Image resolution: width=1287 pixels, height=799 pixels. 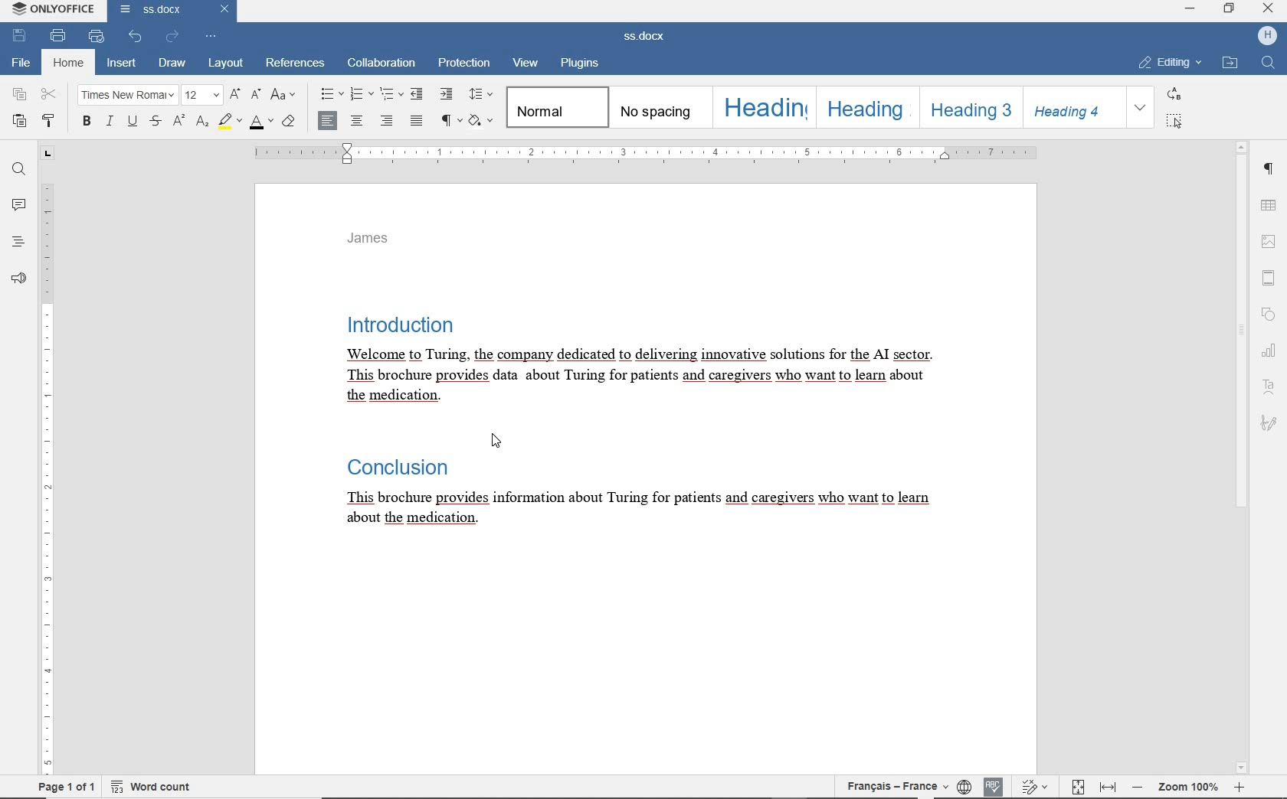 What do you see at coordinates (1190, 786) in the screenshot?
I see `ZOOM OUT OR ZOOM IN` at bounding box center [1190, 786].